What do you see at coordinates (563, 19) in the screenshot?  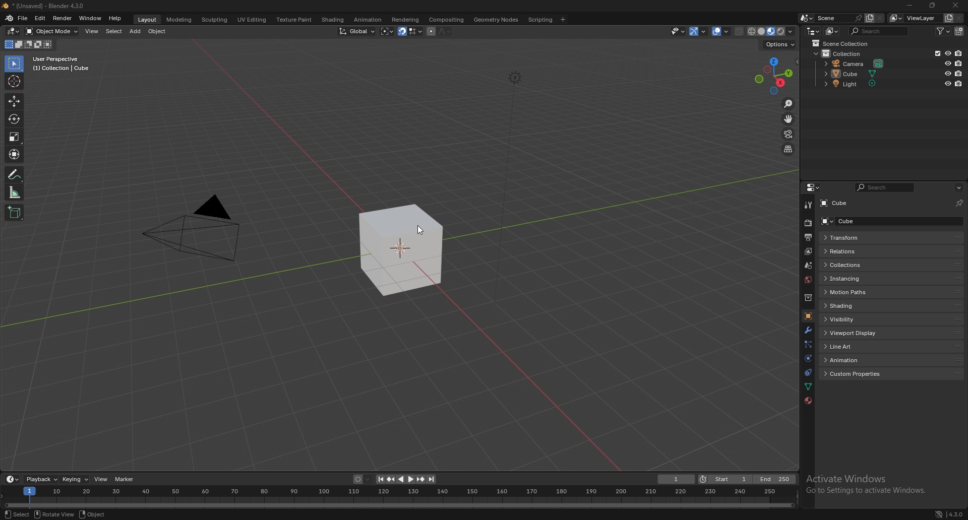 I see `add workspace` at bounding box center [563, 19].